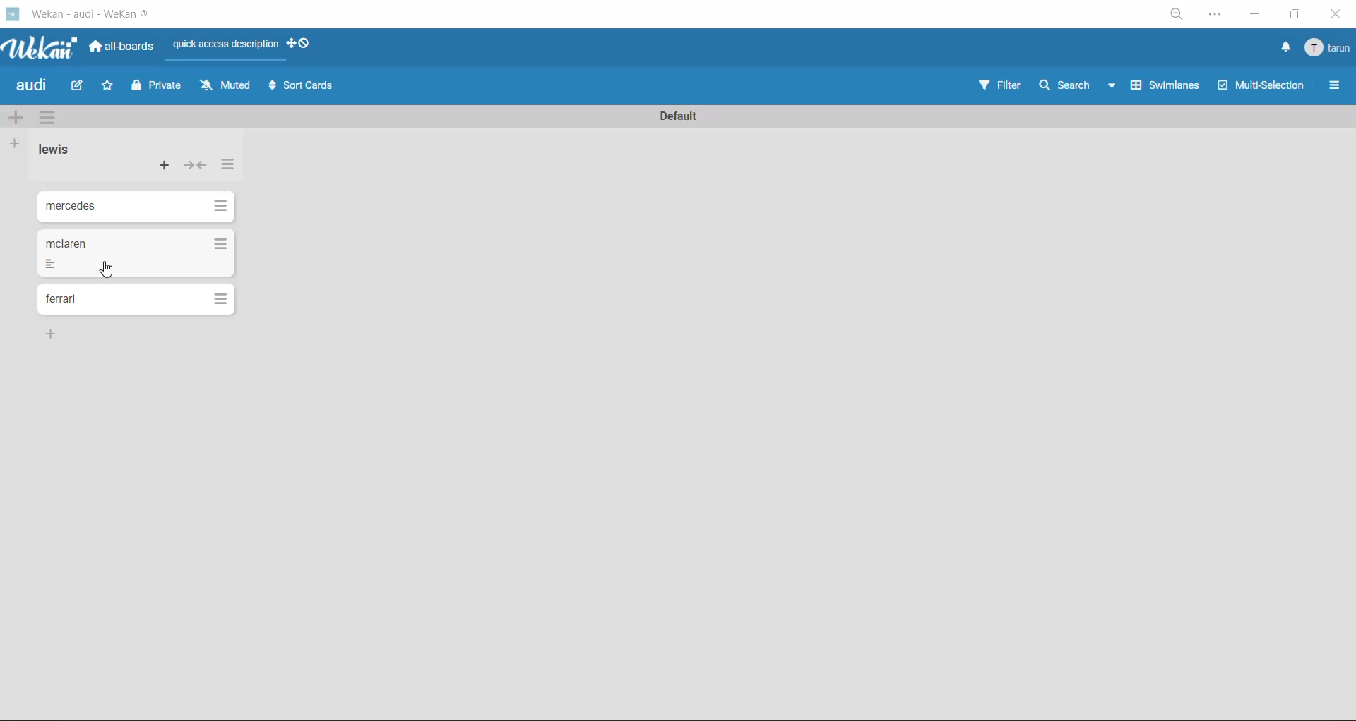  I want to click on private, so click(159, 87).